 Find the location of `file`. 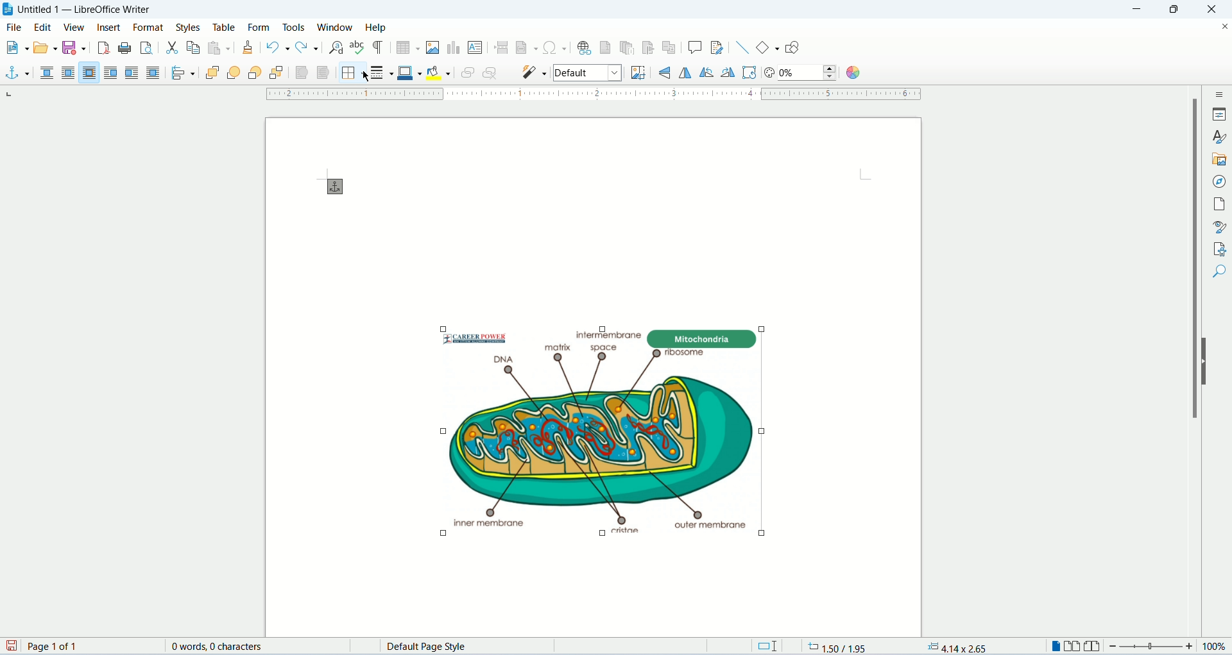

file is located at coordinates (15, 26).